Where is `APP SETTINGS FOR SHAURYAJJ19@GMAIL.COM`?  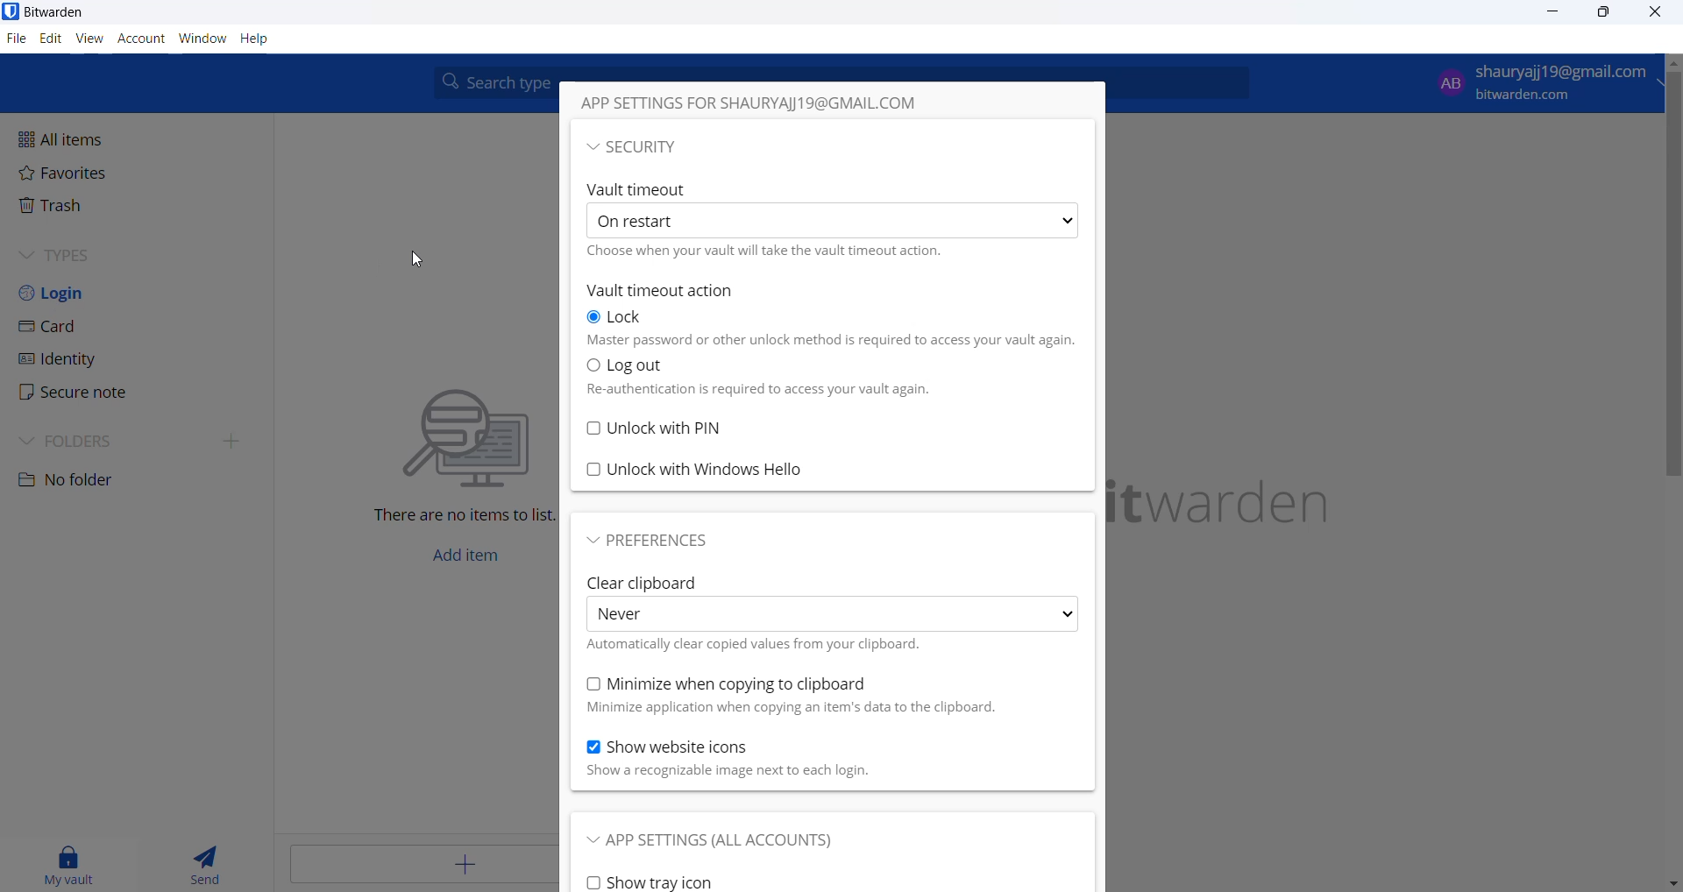 APP SETTINGS FOR SHAURYAJJ19@GMAIL.COM is located at coordinates (788, 106).